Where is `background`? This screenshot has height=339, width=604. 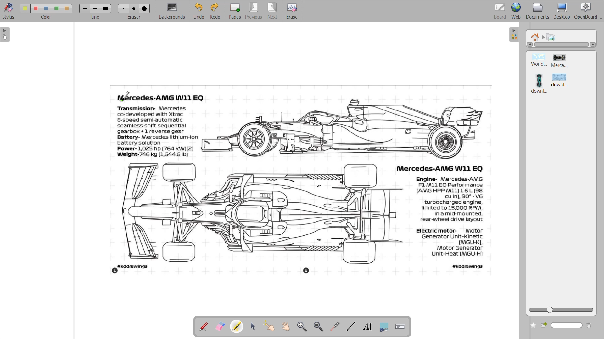 background is located at coordinates (173, 11).